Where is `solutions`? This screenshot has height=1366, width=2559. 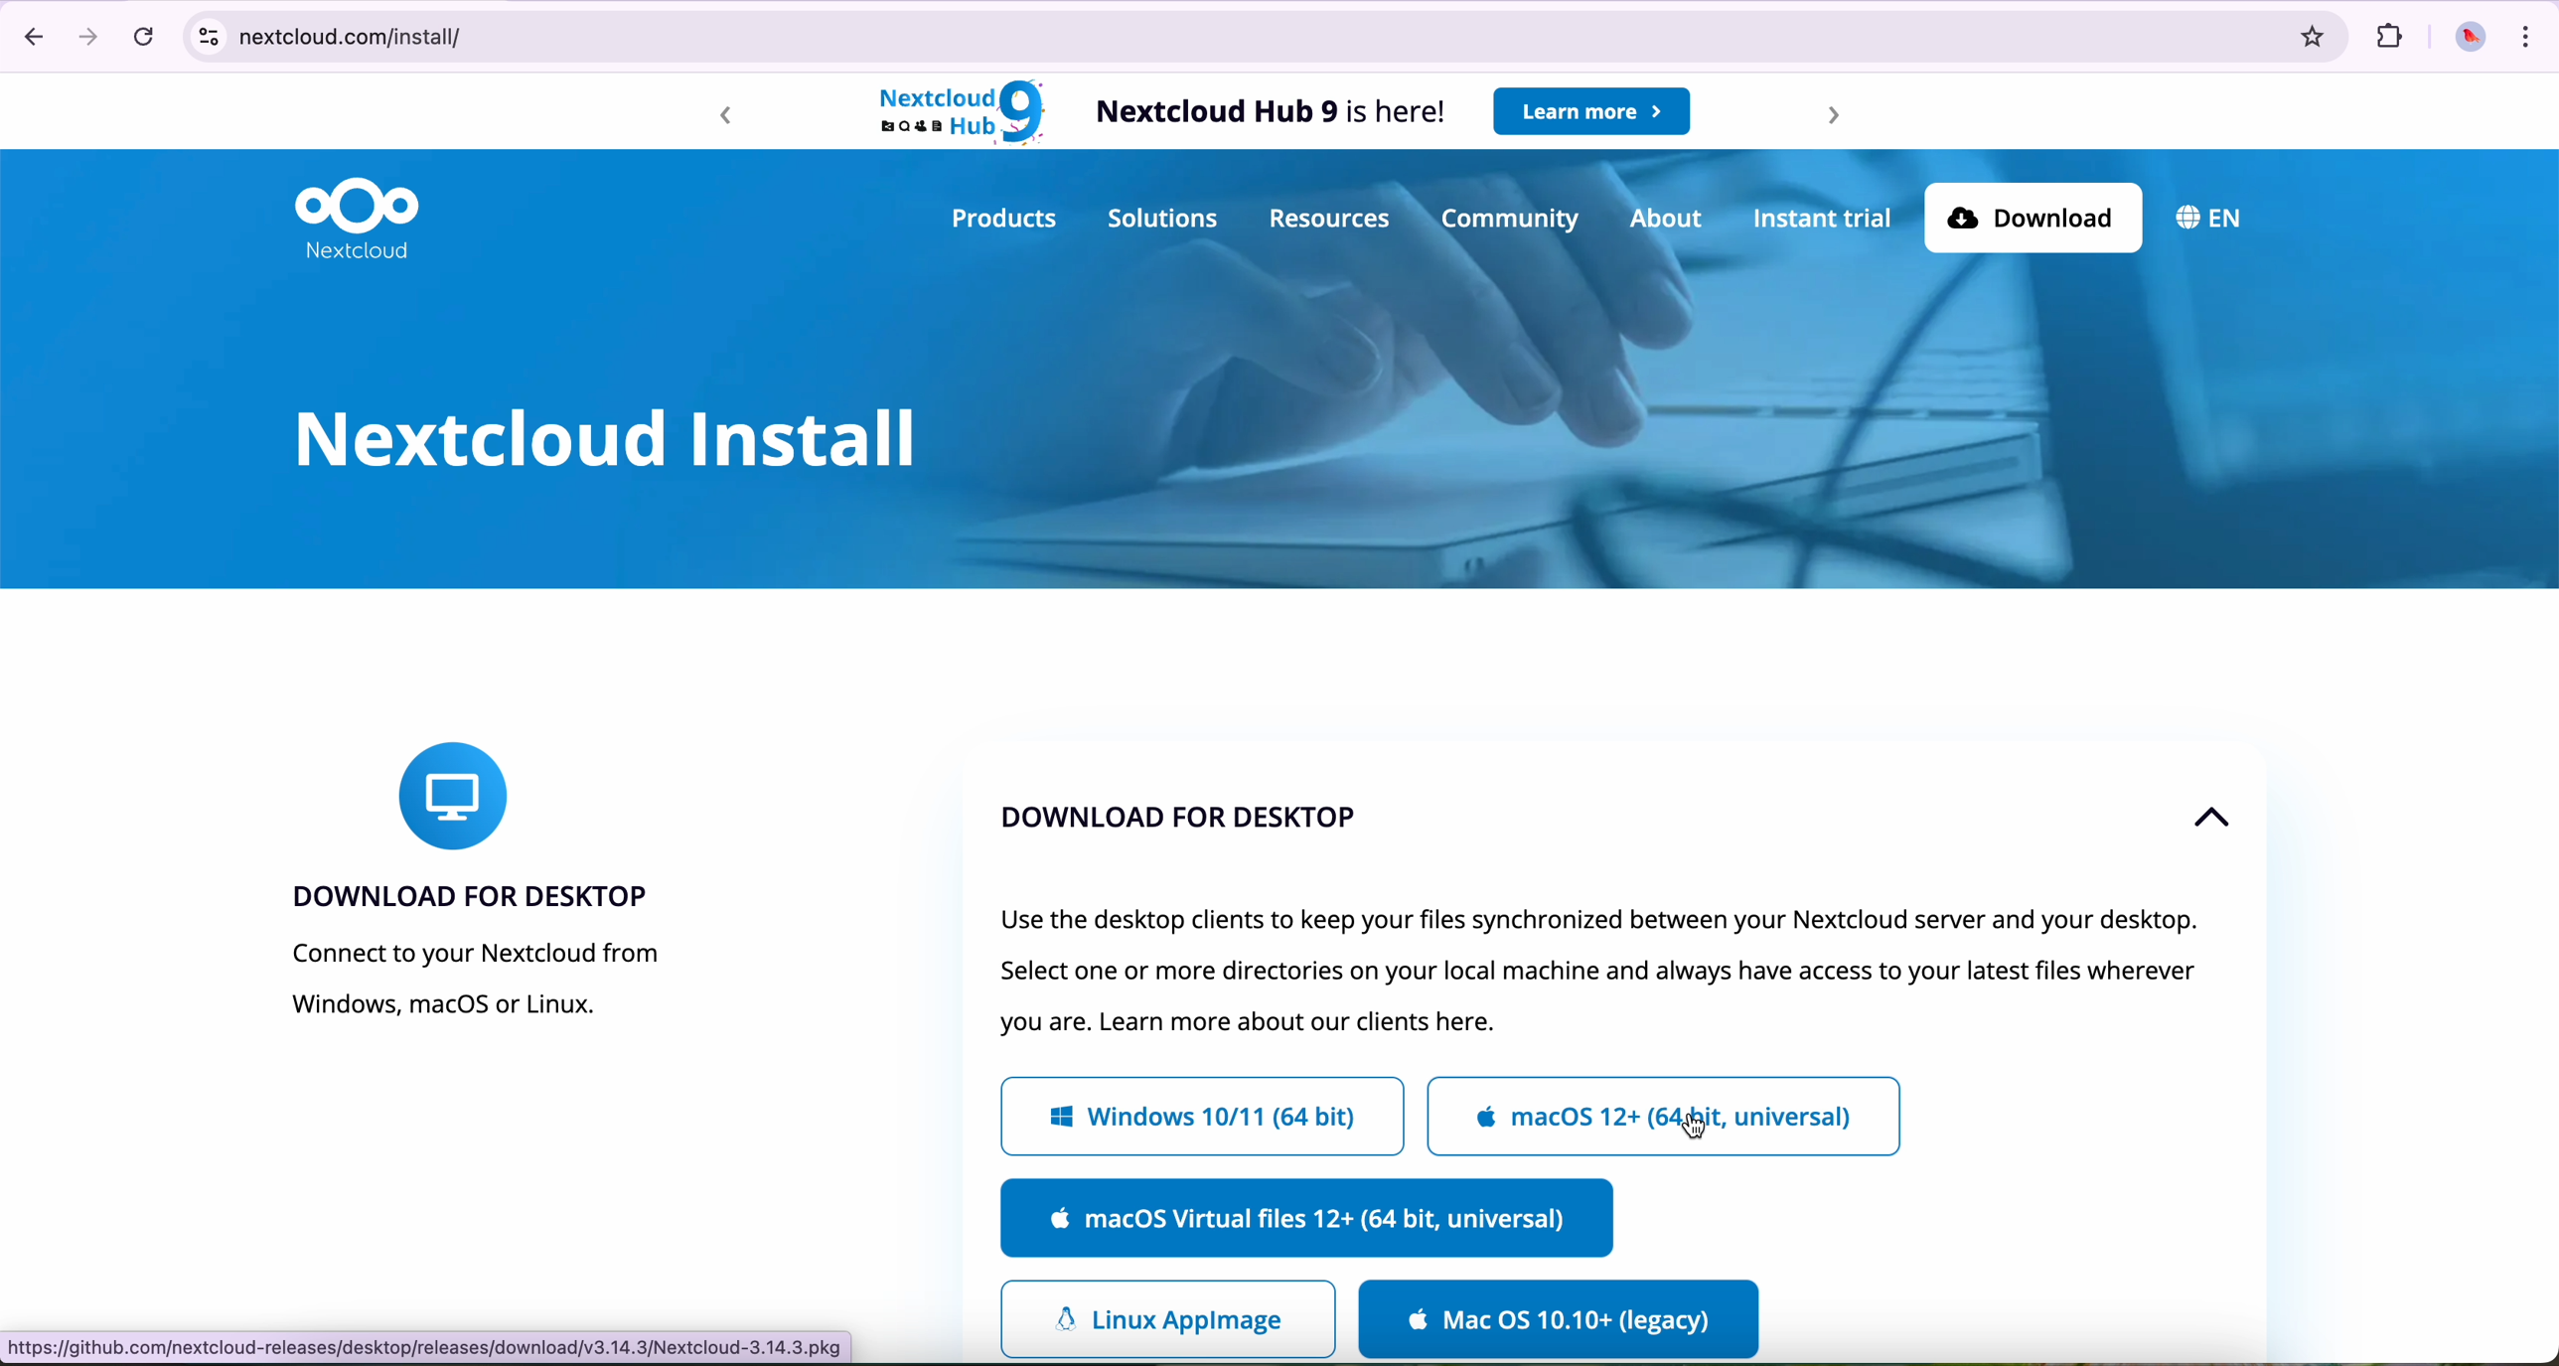
solutions is located at coordinates (1161, 217).